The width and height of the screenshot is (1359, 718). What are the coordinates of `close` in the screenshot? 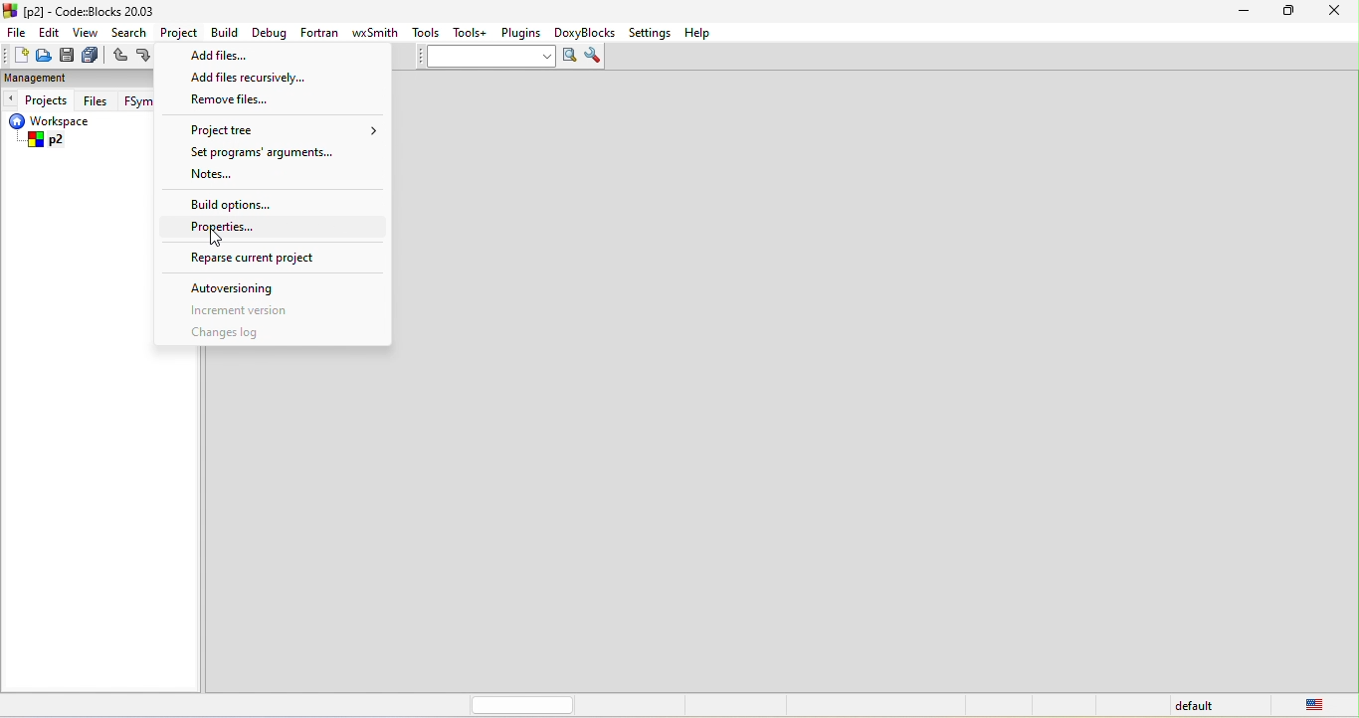 It's located at (1334, 15).